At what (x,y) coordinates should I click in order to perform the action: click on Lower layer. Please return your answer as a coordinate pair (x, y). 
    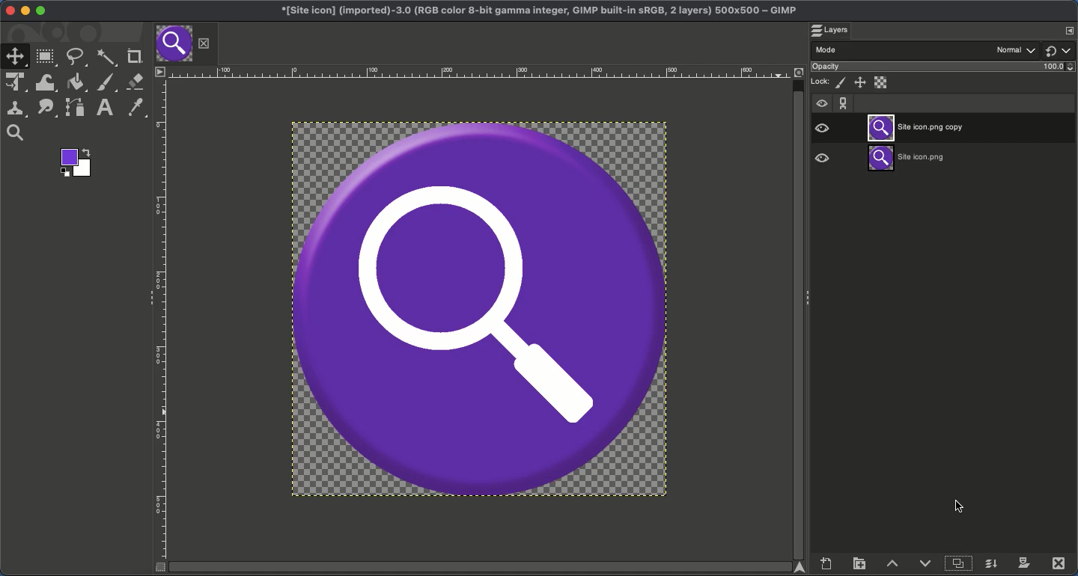
    Looking at the image, I should click on (927, 560).